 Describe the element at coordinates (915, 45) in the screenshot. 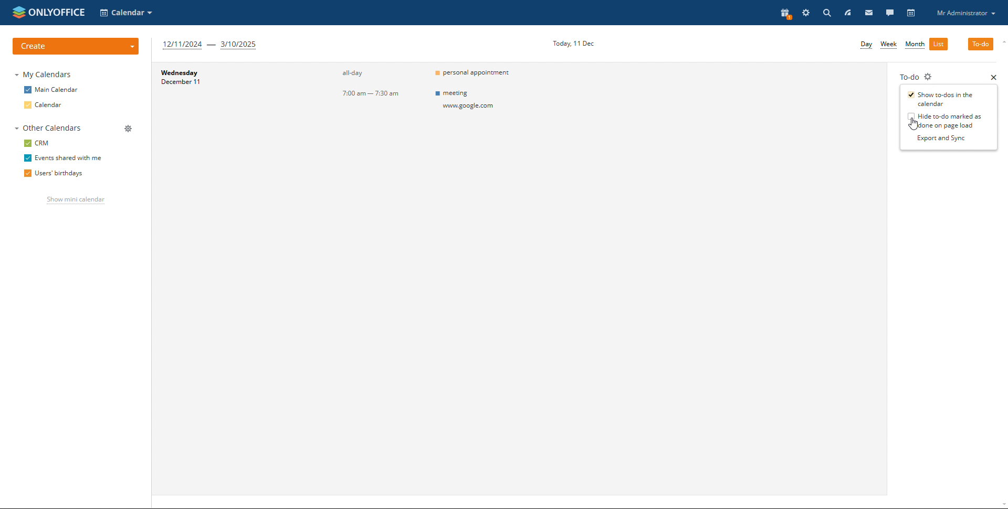

I see `month view` at that location.